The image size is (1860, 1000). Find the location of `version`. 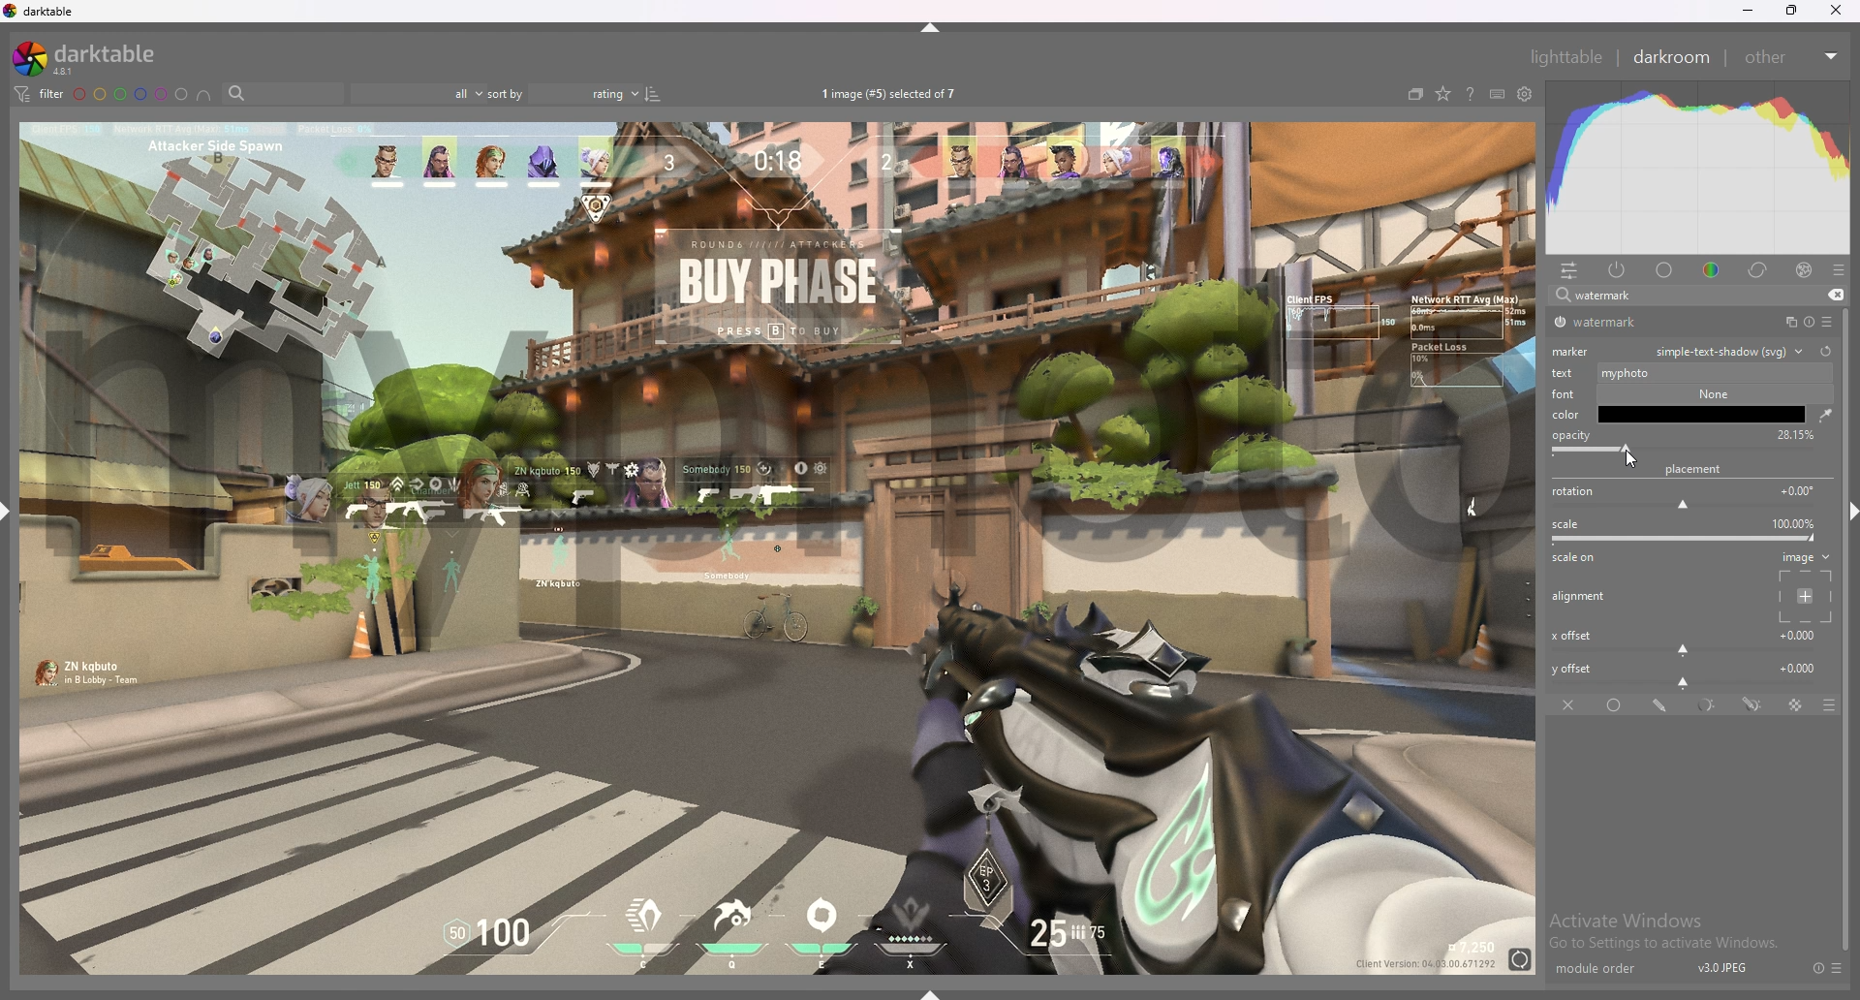

version is located at coordinates (1723, 967).